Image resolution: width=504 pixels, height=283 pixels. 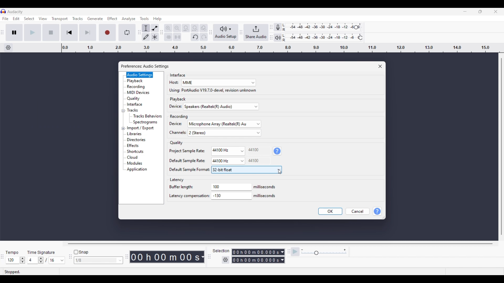 I want to click on Scale to measure audio length, so click(x=283, y=48).